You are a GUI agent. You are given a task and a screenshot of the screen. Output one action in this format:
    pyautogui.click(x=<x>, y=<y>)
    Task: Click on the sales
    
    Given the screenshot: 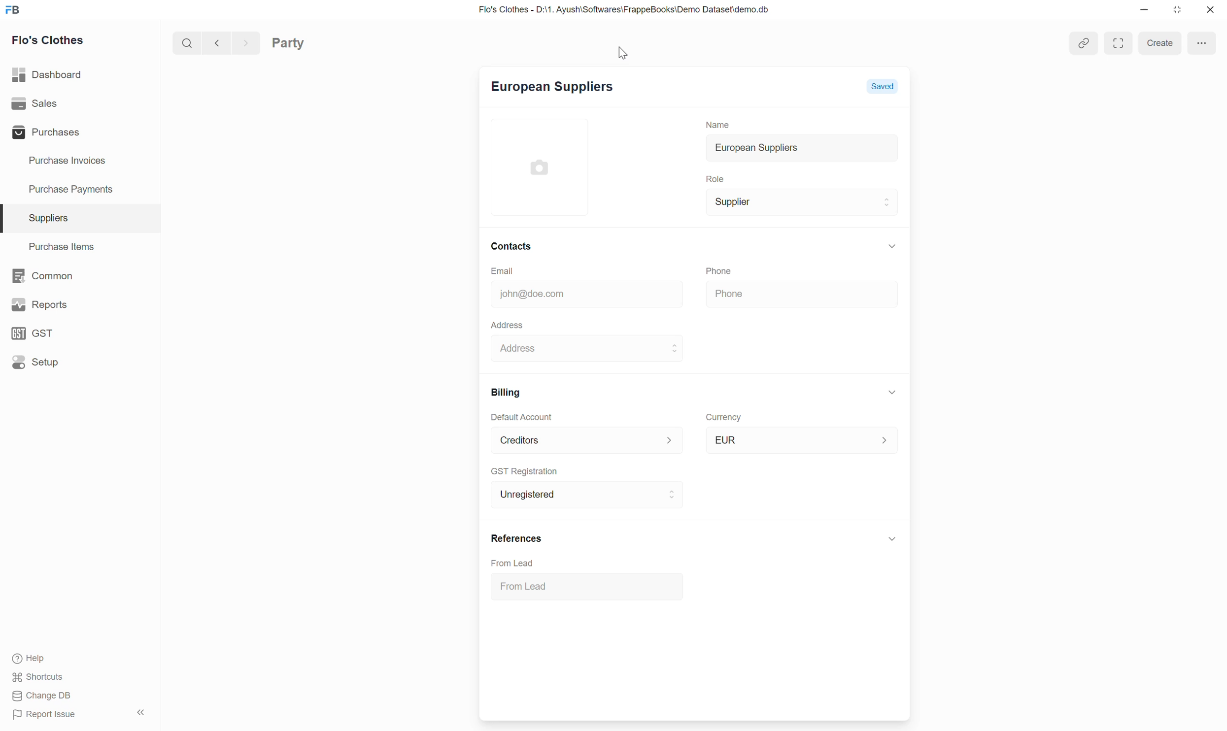 What is the action you would take?
    pyautogui.click(x=34, y=103)
    